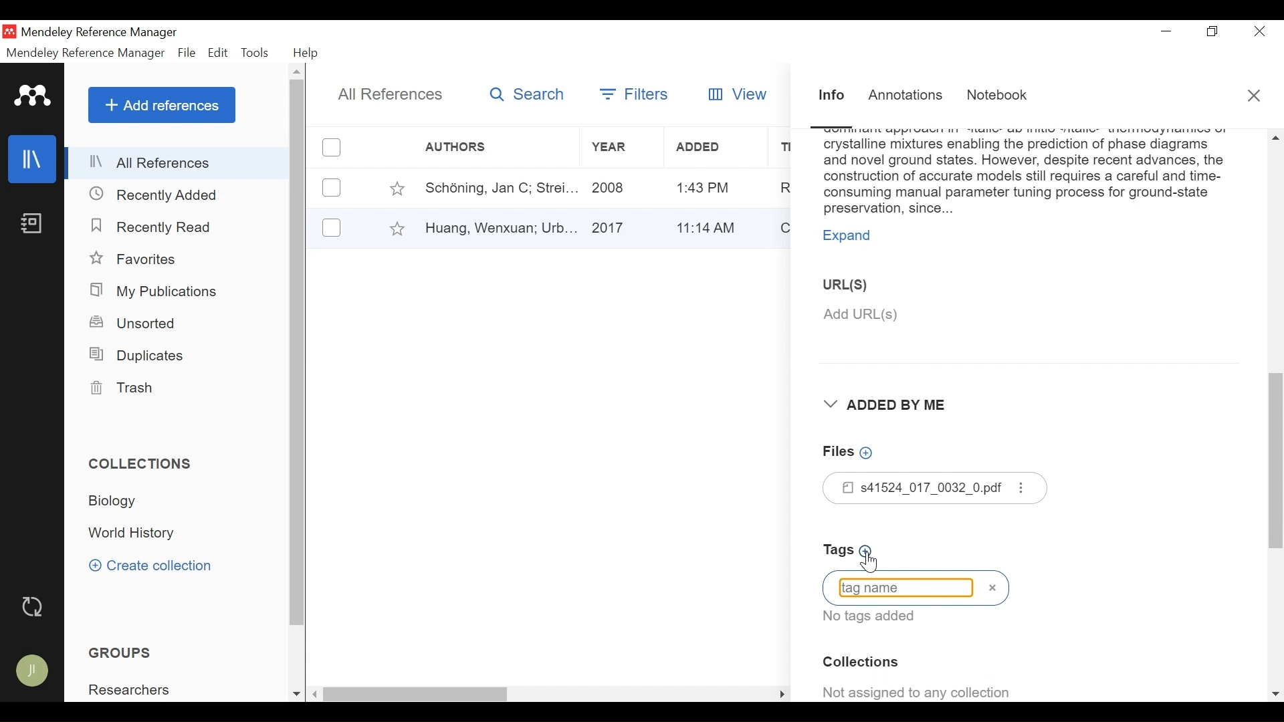 This screenshot has height=722, width=1284. I want to click on Group, so click(134, 690).